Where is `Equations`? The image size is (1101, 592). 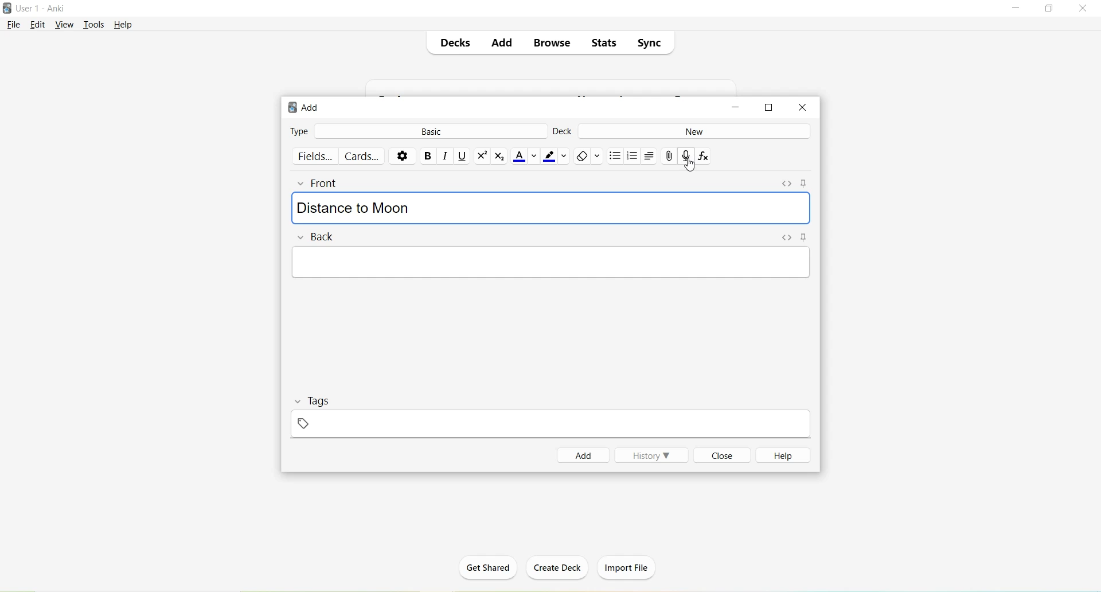
Equations is located at coordinates (705, 157).